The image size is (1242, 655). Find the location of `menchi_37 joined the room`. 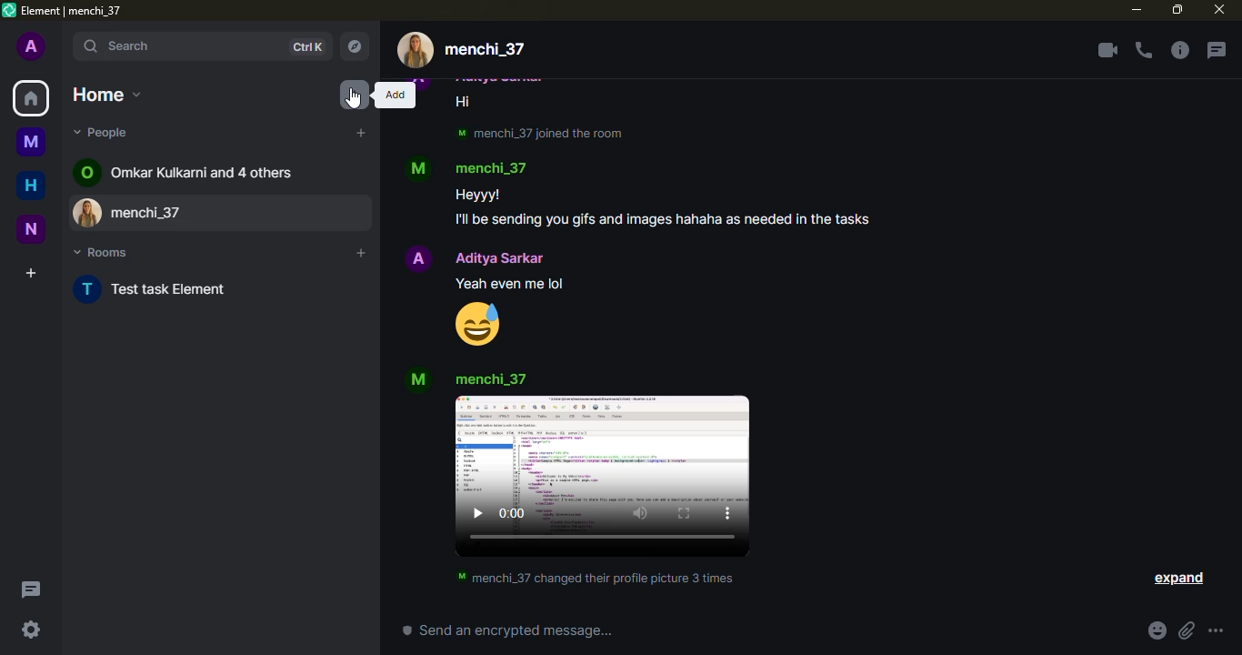

menchi_37 joined the room is located at coordinates (540, 134).